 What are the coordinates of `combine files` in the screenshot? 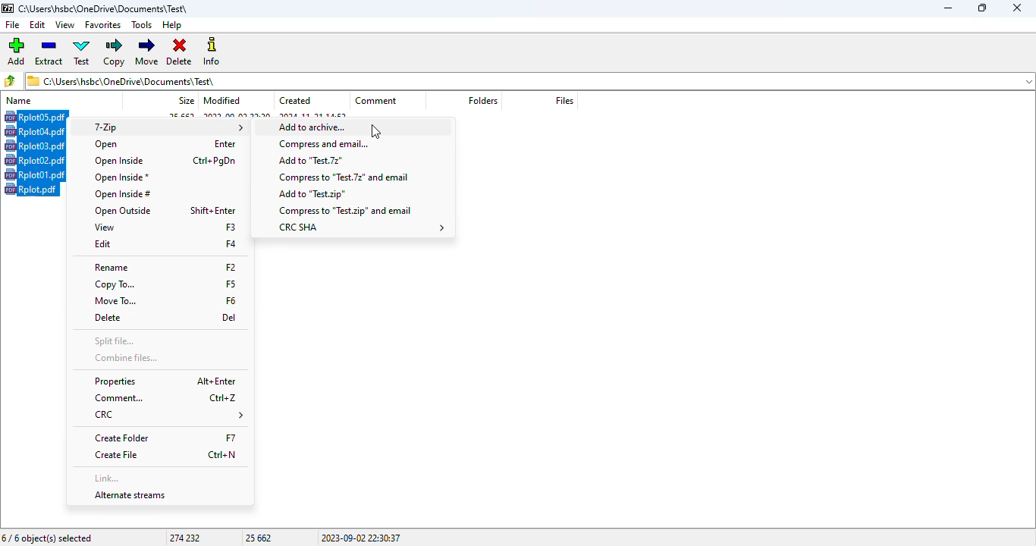 It's located at (126, 357).